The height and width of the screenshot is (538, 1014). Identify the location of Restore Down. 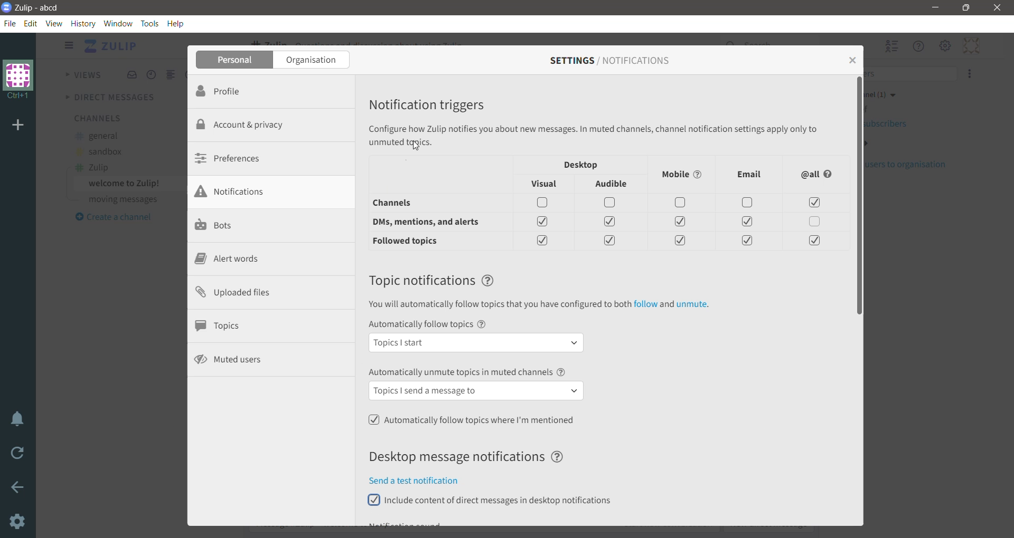
(967, 8).